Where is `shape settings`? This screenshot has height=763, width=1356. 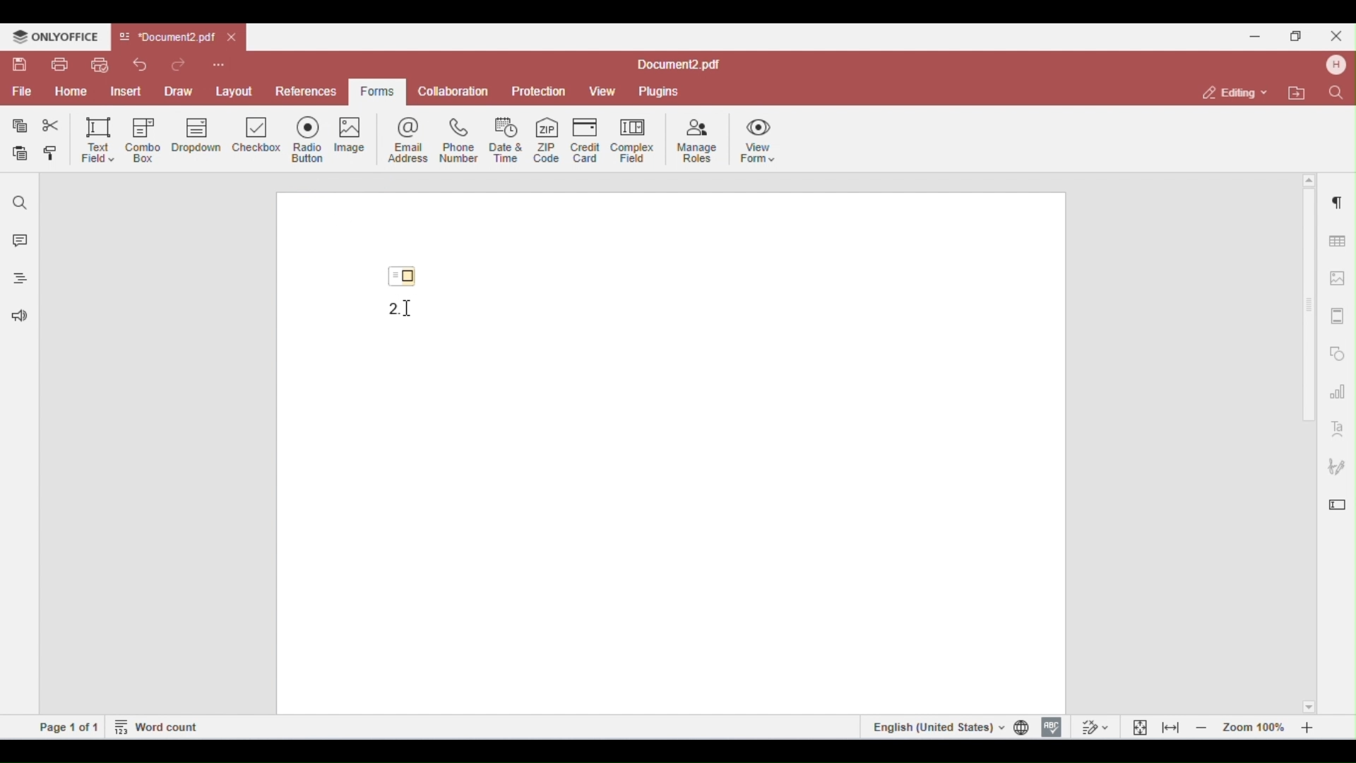 shape settings is located at coordinates (1338, 350).